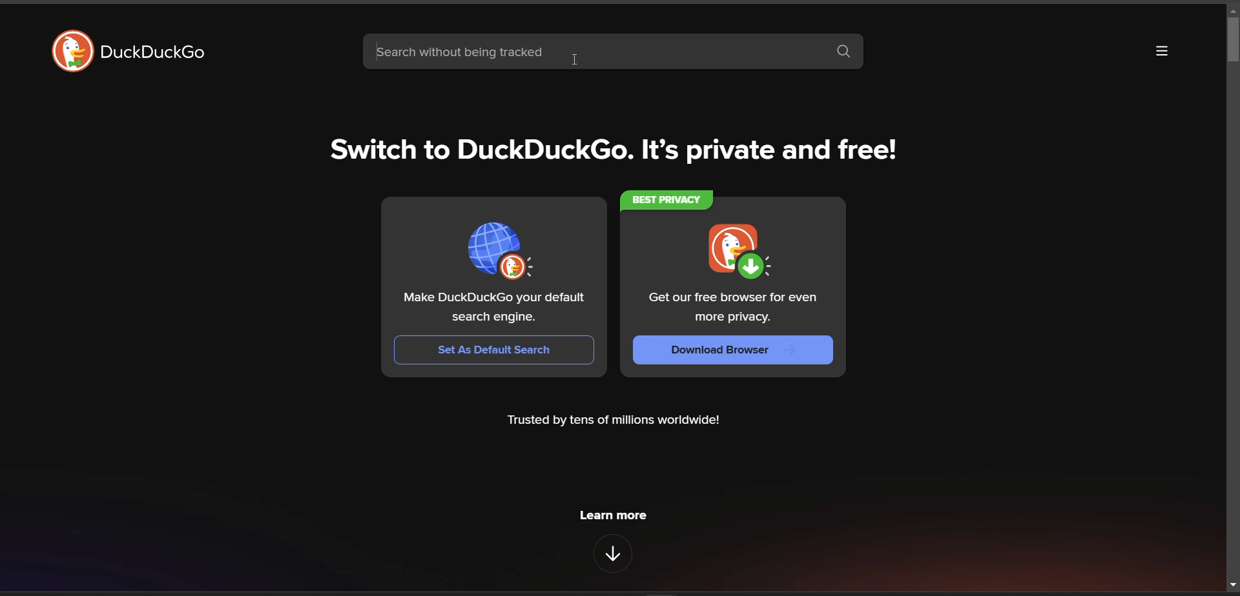 Image resolution: width=1240 pixels, height=596 pixels. What do you see at coordinates (613, 554) in the screenshot?
I see `features` at bounding box center [613, 554].